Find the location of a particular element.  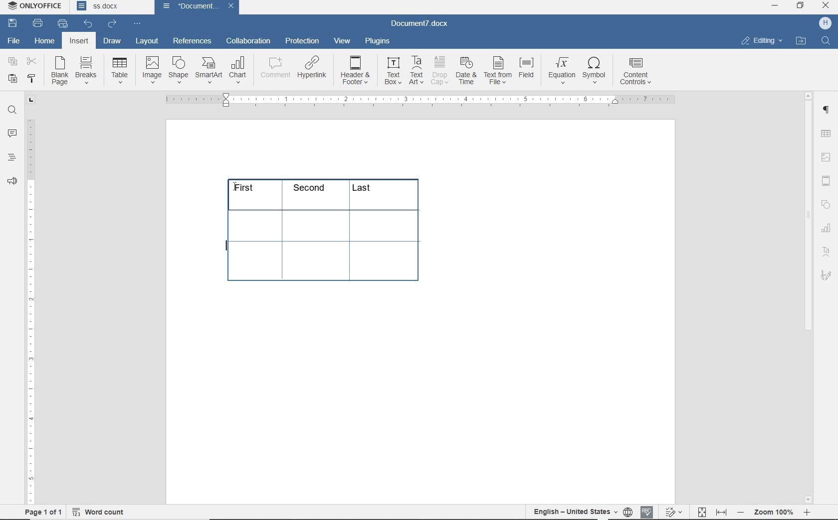

undo is located at coordinates (87, 23).